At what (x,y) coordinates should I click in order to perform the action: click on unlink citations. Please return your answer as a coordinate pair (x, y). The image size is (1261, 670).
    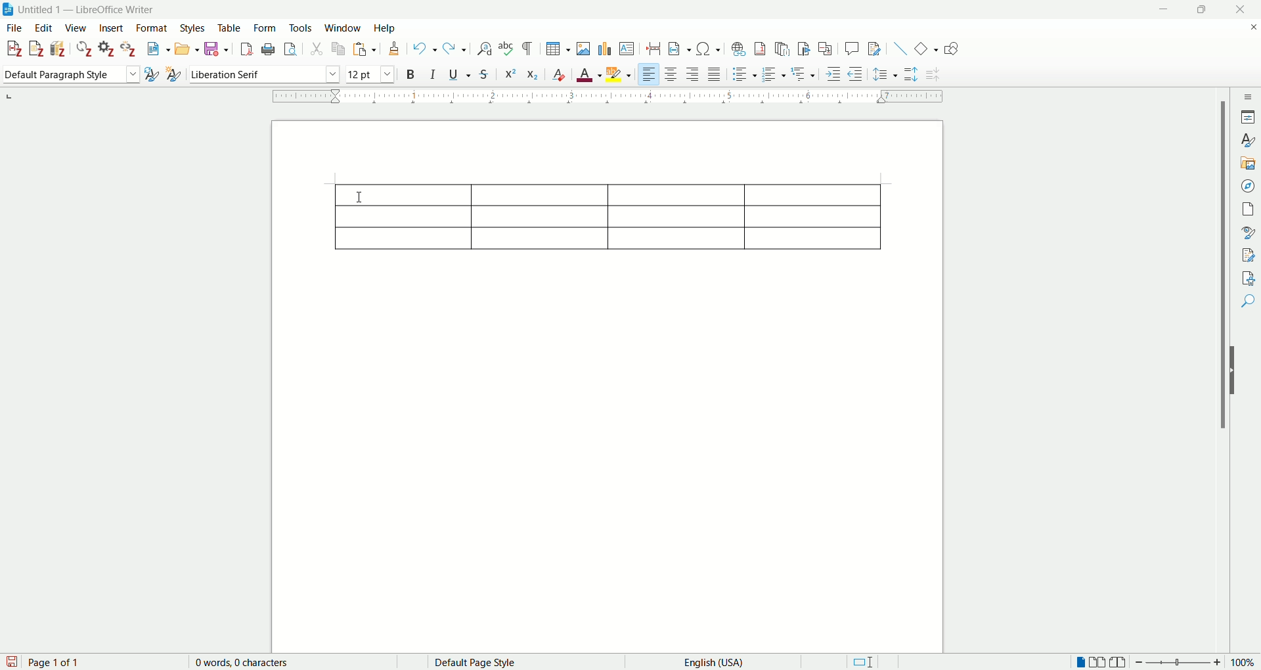
    Looking at the image, I should click on (128, 49).